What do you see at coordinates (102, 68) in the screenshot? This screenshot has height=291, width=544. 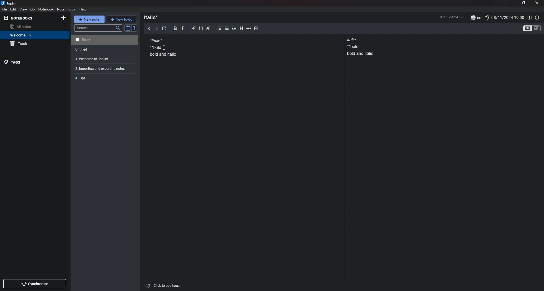 I see `note` at bounding box center [102, 68].